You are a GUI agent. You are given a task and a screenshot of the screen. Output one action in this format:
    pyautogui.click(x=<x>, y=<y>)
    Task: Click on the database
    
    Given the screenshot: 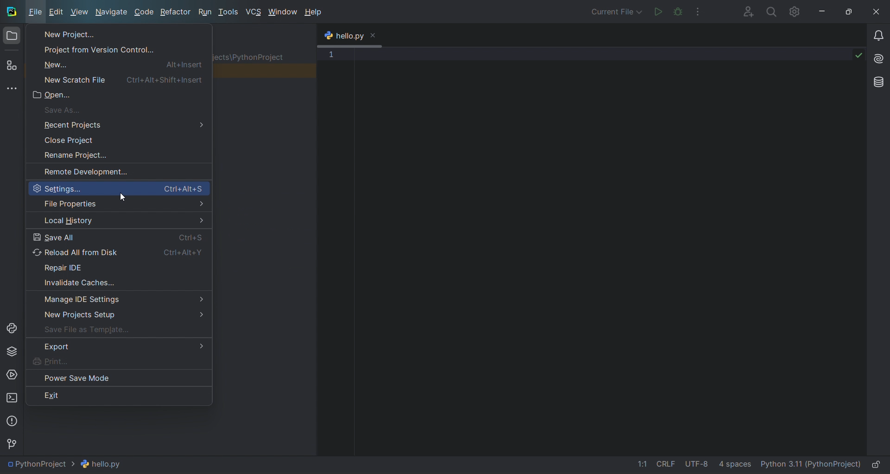 What is the action you would take?
    pyautogui.click(x=878, y=83)
    